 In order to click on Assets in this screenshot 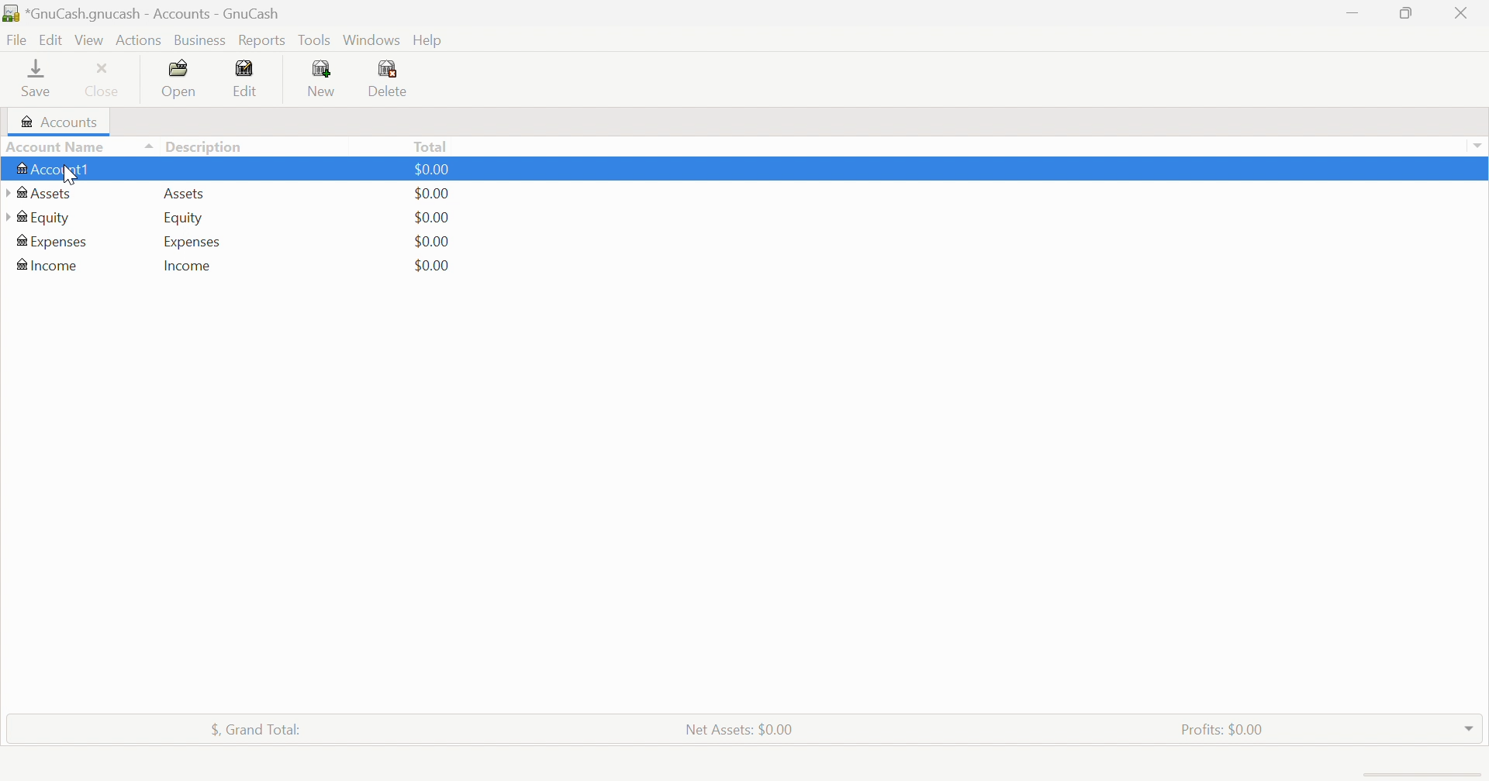, I will do `click(43, 194)`.